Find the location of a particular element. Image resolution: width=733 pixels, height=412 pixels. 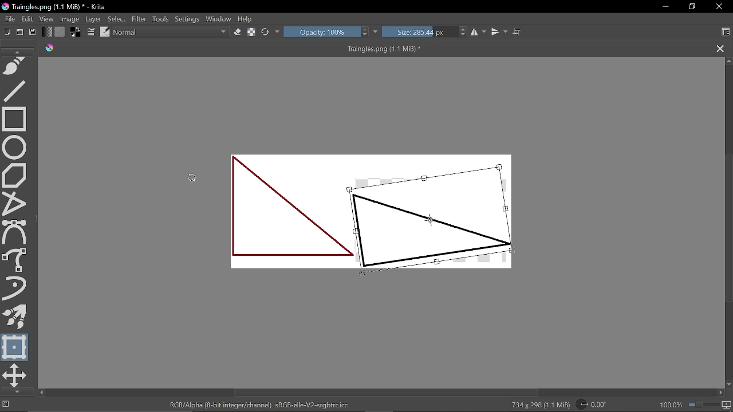

Wrap text tool is located at coordinates (518, 32).